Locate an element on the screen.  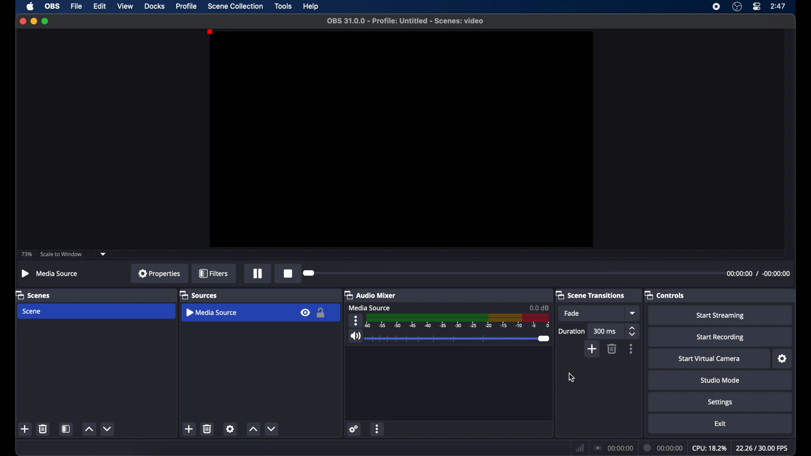
Stop is located at coordinates (286, 274).